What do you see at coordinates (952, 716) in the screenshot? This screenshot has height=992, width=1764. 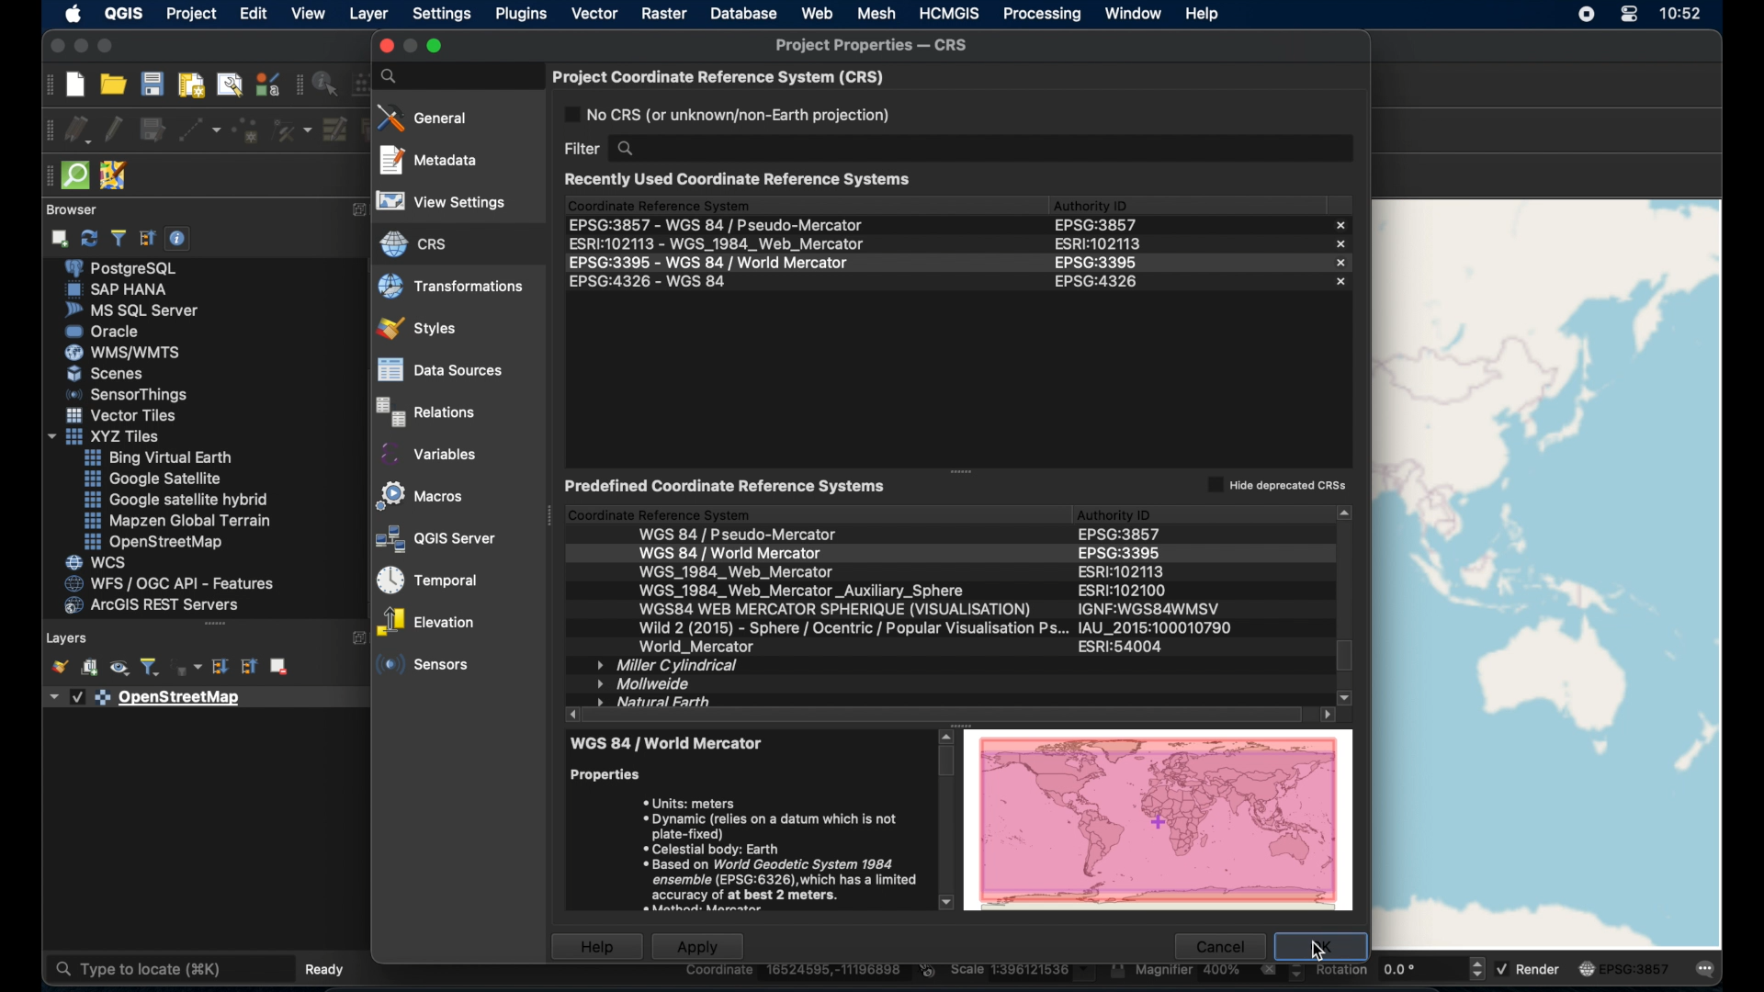 I see `scroll bar` at bounding box center [952, 716].